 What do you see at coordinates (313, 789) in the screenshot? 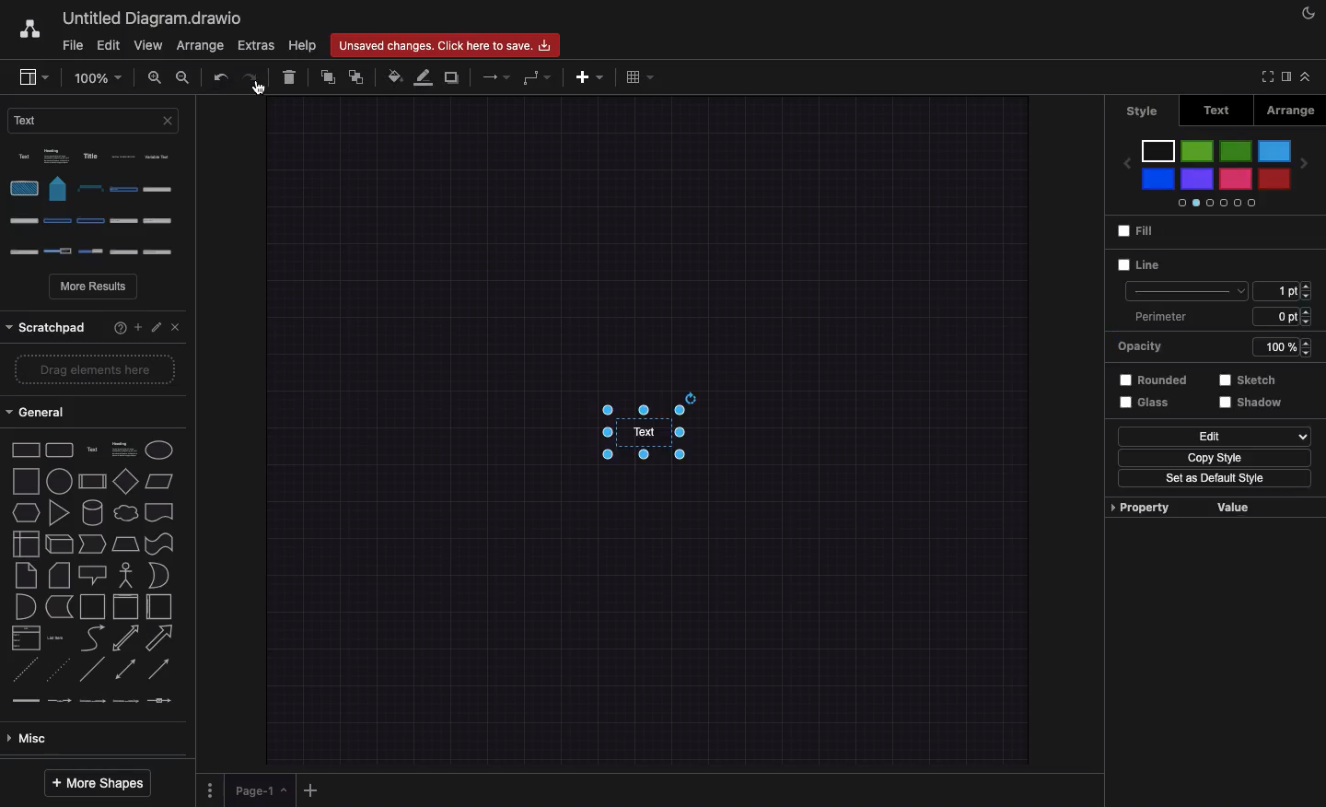
I see `Add` at bounding box center [313, 789].